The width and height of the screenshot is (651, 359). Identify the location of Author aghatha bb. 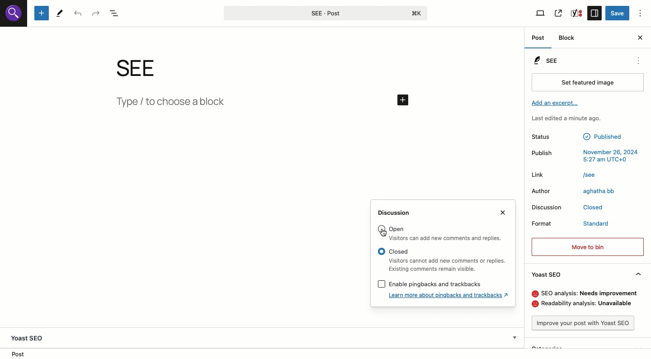
(578, 193).